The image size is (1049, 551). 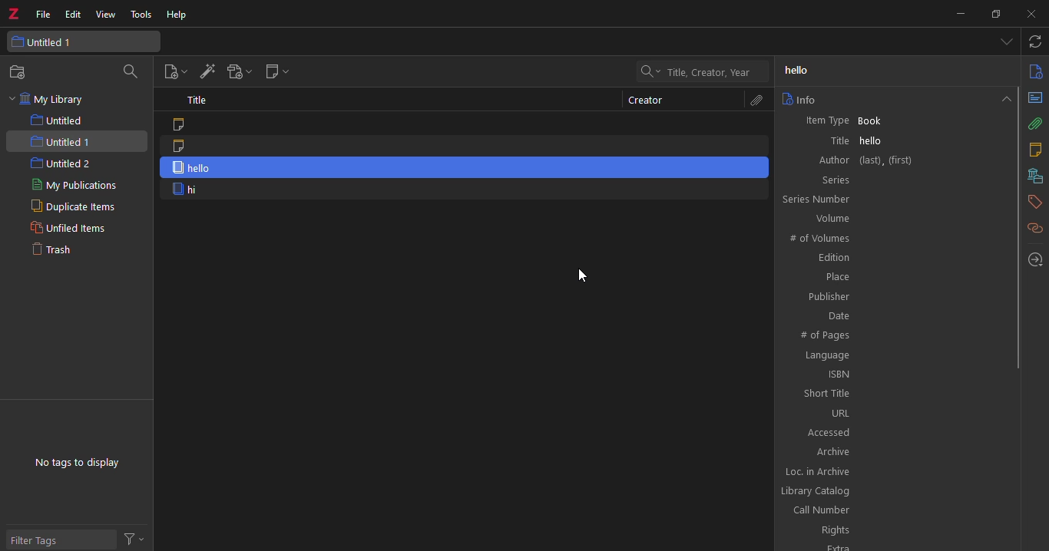 I want to click on new item, so click(x=173, y=72).